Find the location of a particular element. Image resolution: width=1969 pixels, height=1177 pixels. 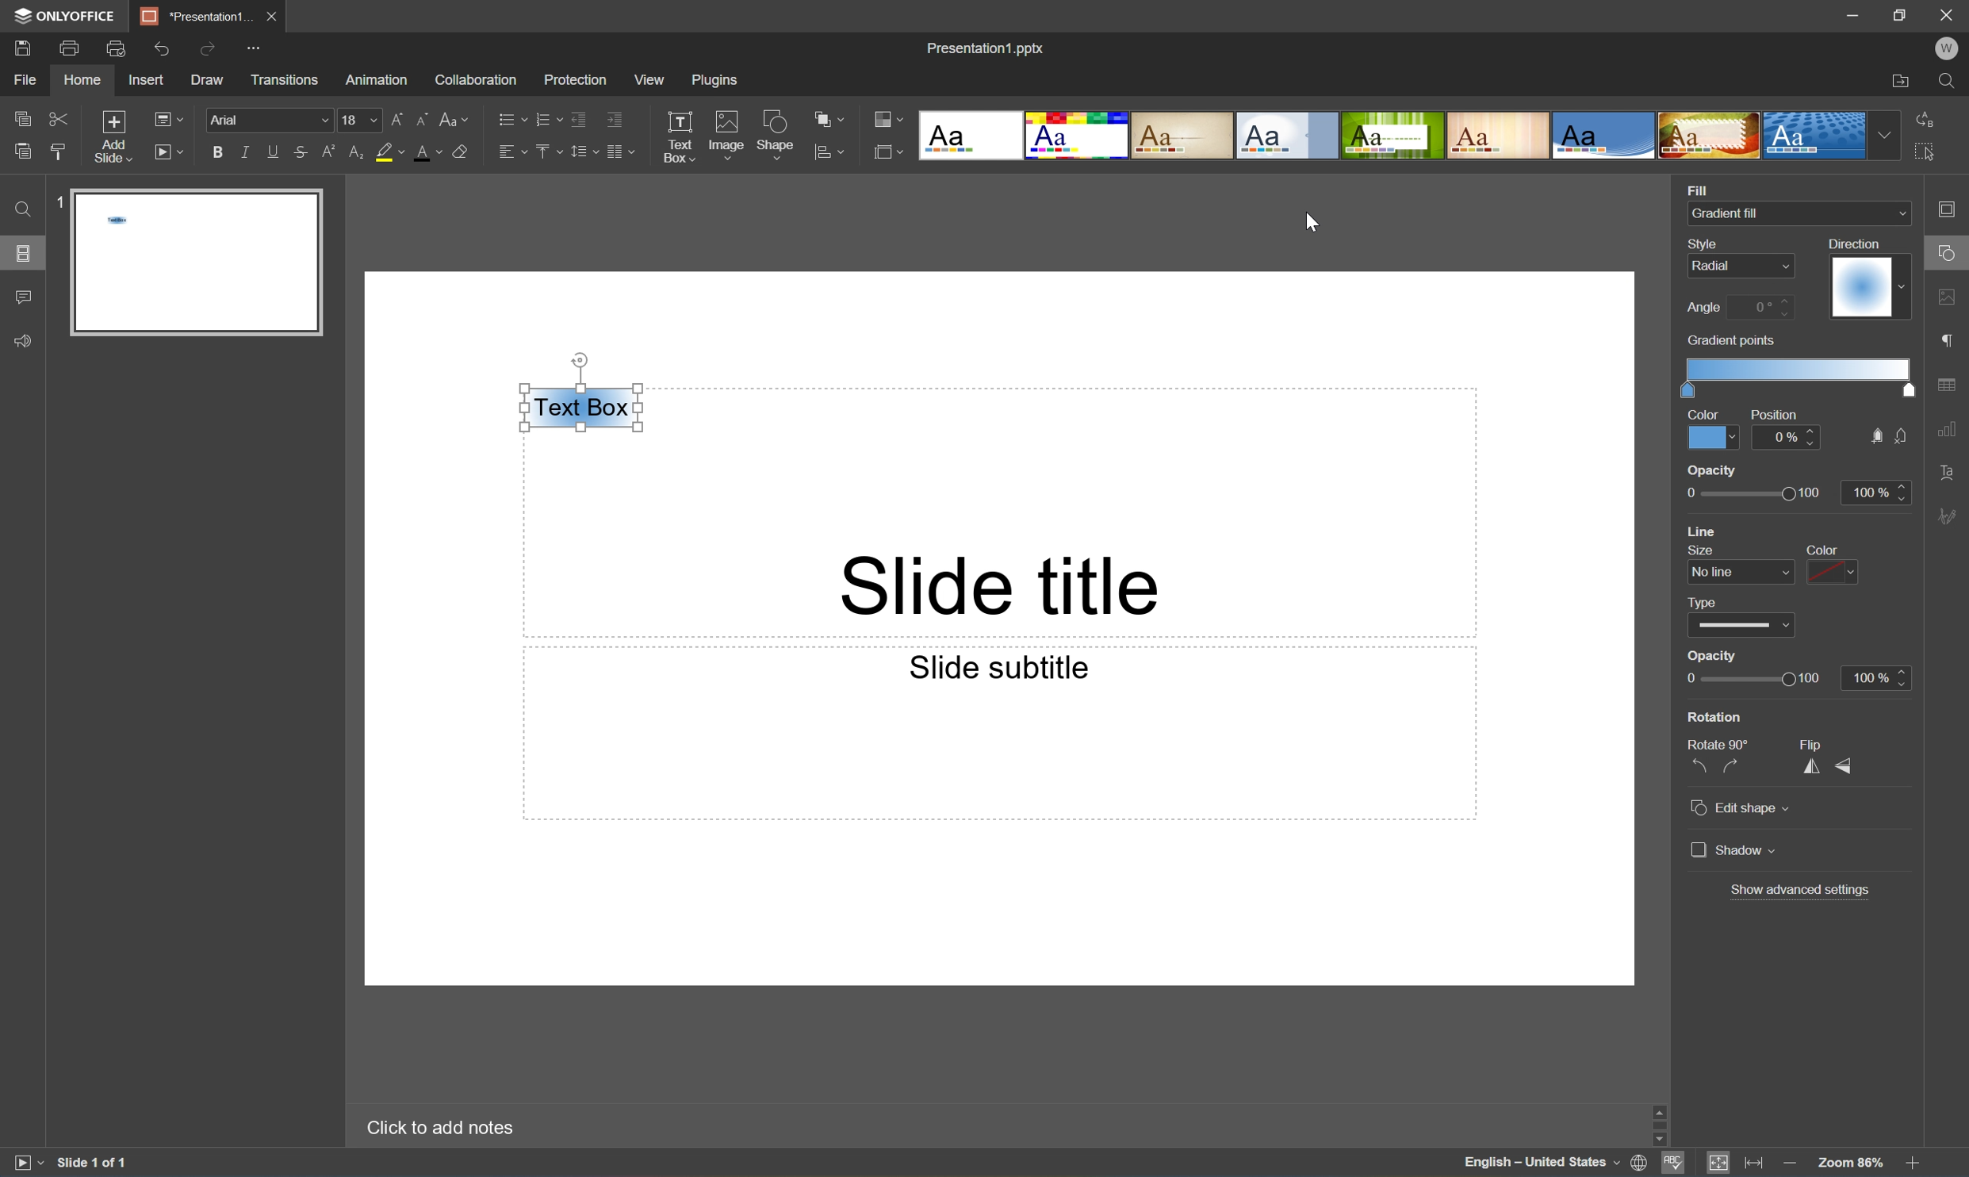

Comments is located at coordinates (25, 296).